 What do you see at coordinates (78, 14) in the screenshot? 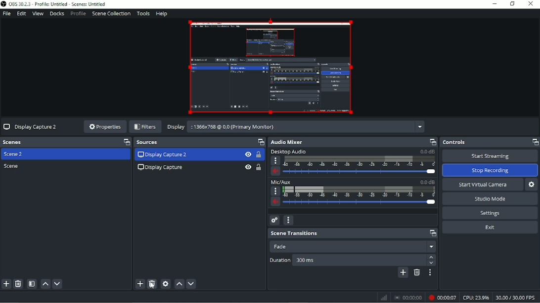
I see `Profile` at bounding box center [78, 14].